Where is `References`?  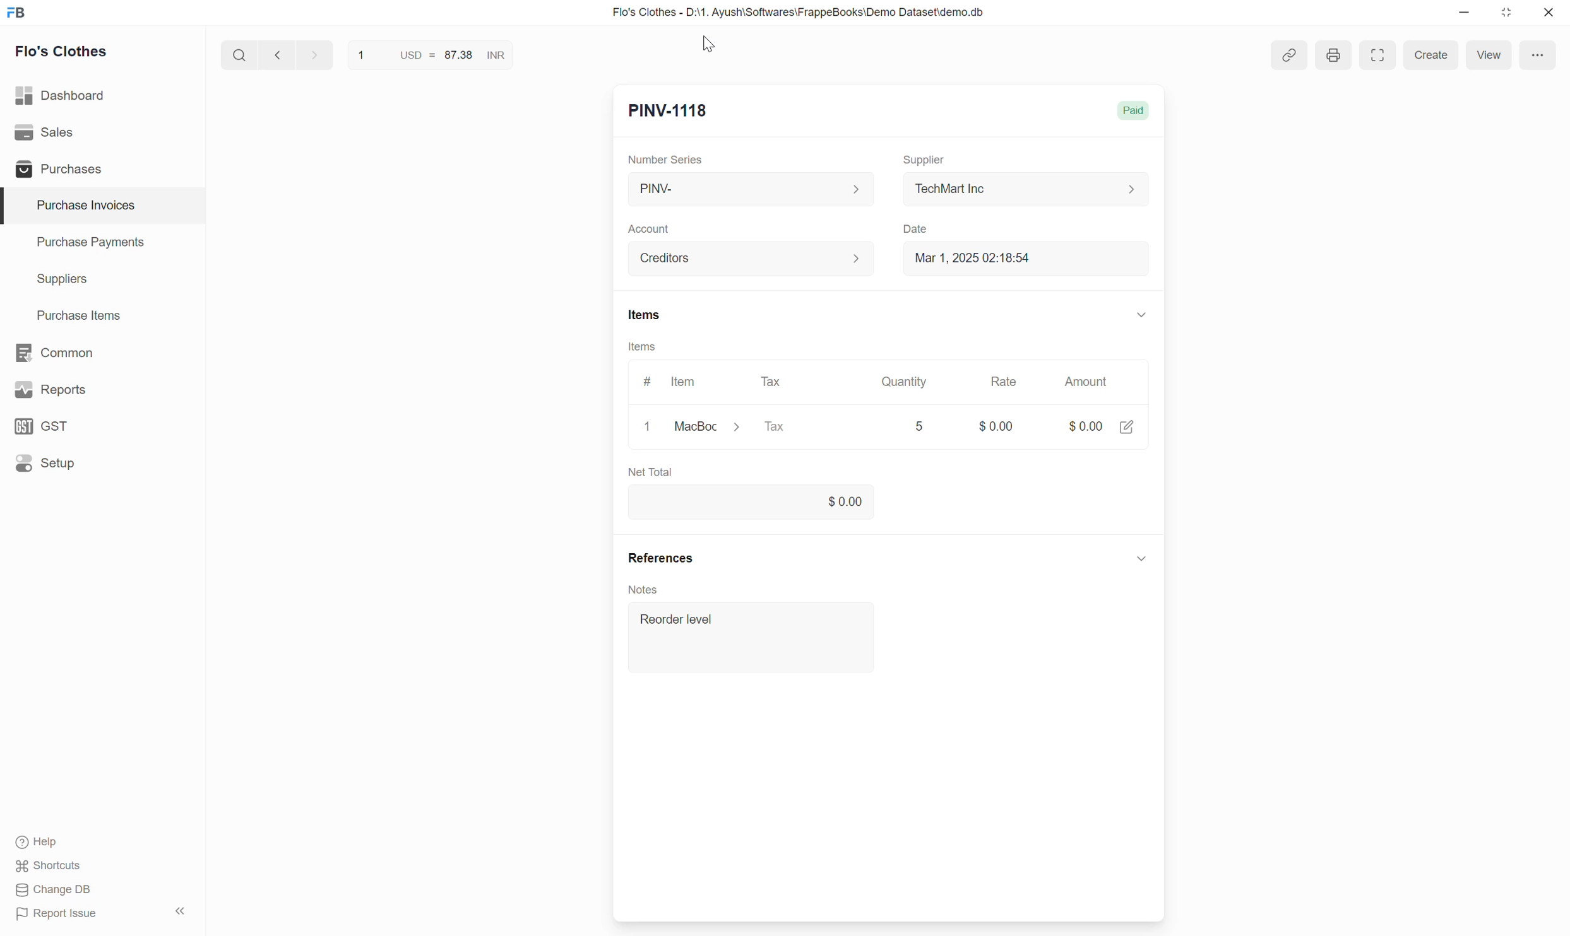 References is located at coordinates (661, 559).